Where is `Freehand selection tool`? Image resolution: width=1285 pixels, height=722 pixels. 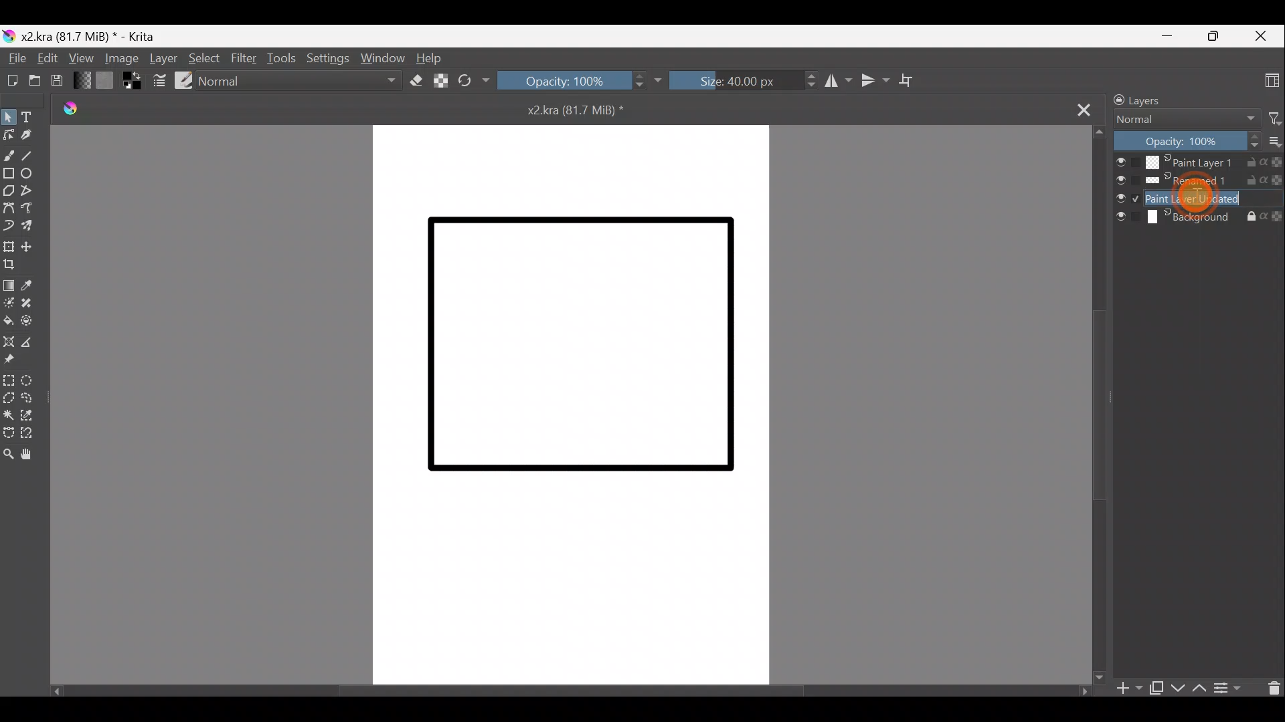
Freehand selection tool is located at coordinates (31, 398).